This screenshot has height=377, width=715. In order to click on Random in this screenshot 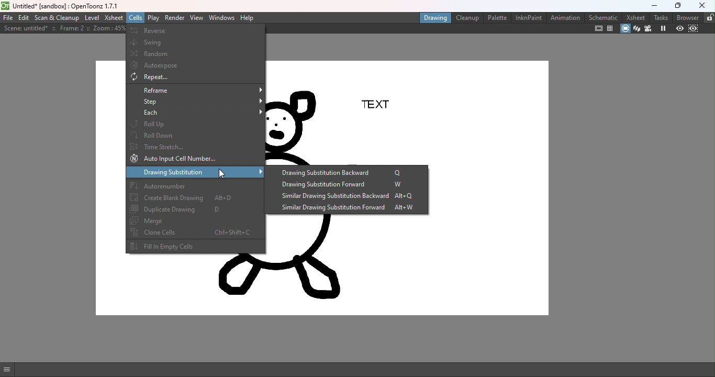, I will do `click(196, 54)`.